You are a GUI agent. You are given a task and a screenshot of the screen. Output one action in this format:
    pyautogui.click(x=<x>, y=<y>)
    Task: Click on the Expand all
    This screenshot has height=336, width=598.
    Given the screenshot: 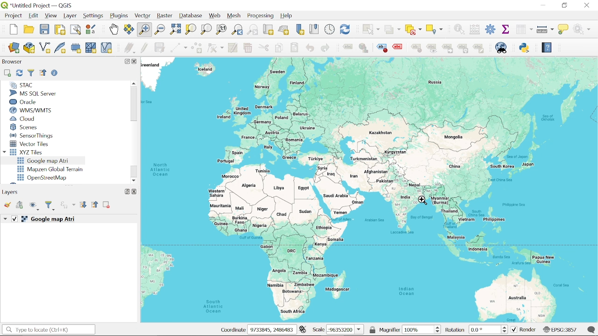 What is the action you would take?
    pyautogui.click(x=83, y=205)
    